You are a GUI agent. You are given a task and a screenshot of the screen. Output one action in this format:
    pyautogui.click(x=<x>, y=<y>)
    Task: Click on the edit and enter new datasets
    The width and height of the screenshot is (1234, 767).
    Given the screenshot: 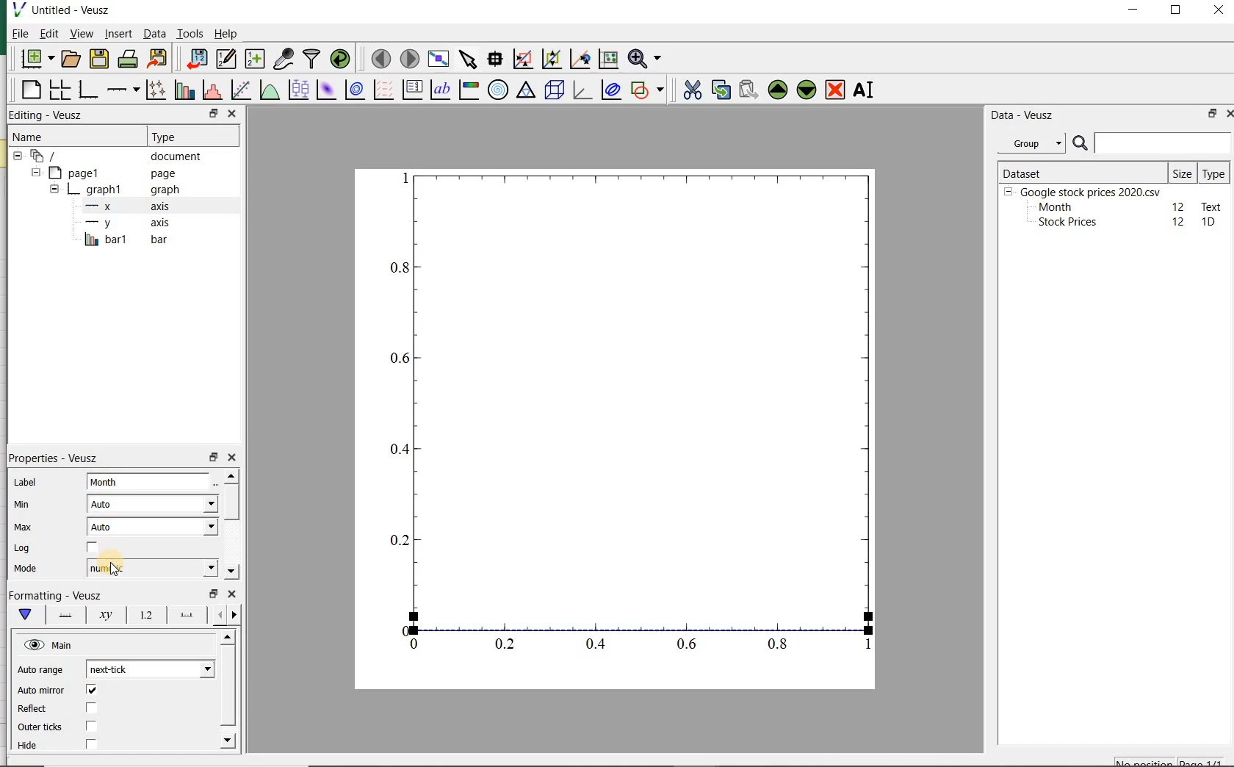 What is the action you would take?
    pyautogui.click(x=225, y=59)
    